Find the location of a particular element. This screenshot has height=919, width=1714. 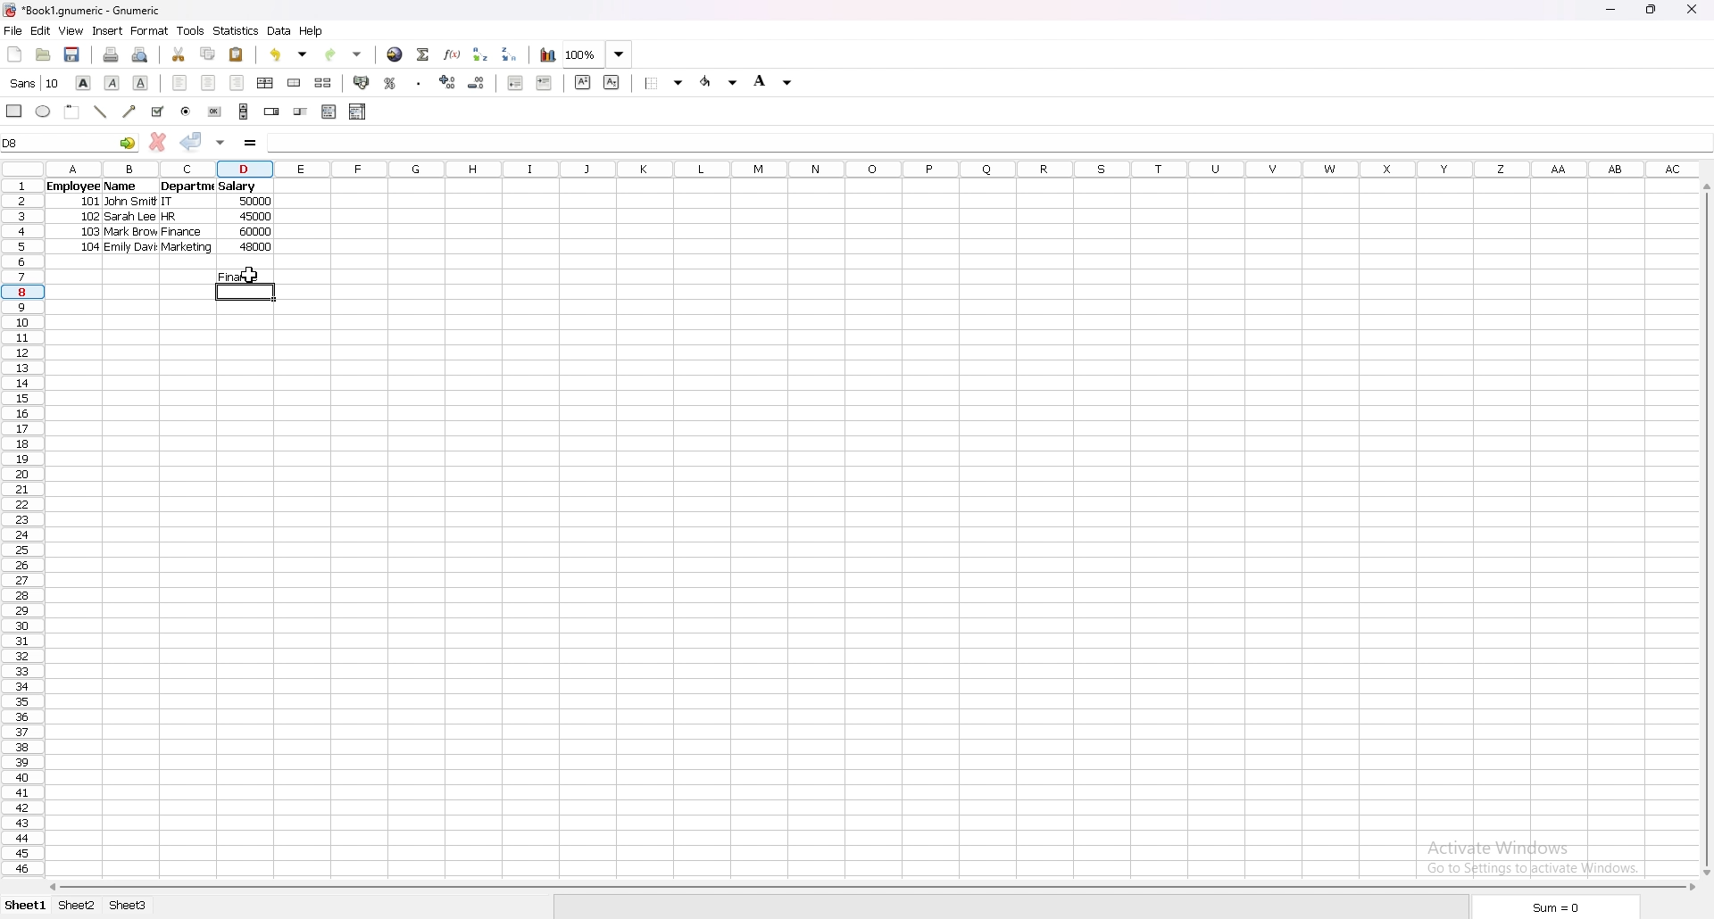

view is located at coordinates (71, 30).